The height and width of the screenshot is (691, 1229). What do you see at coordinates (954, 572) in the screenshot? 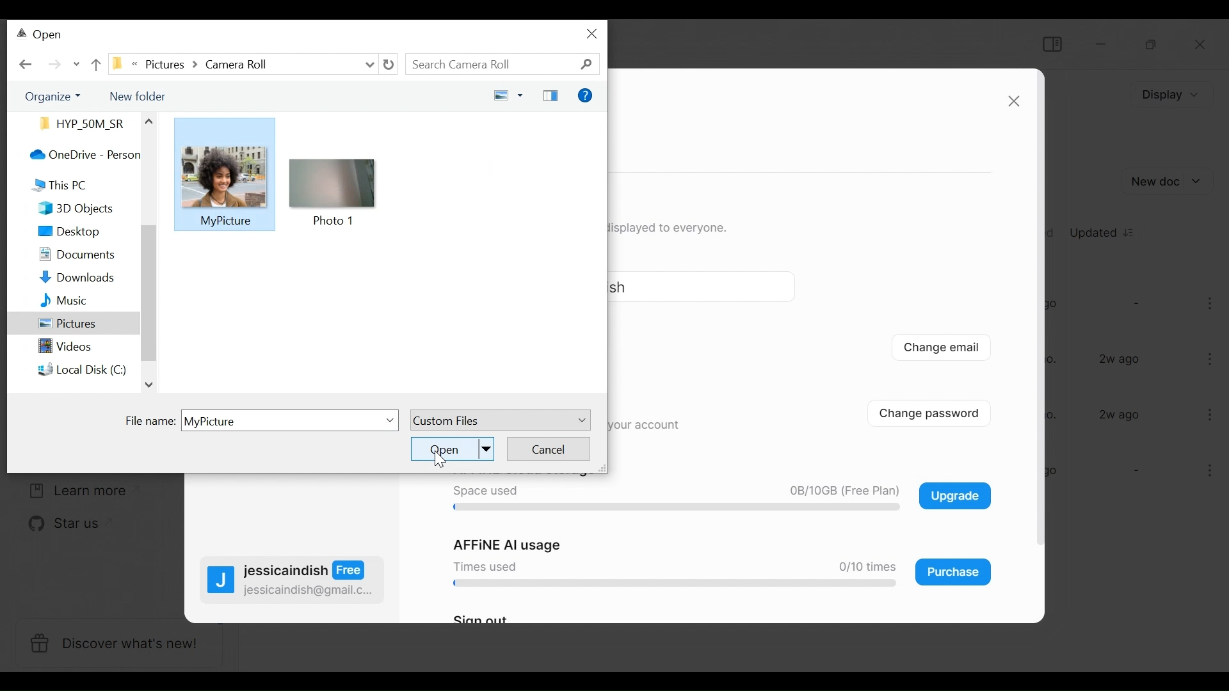
I see `Purchase` at bounding box center [954, 572].